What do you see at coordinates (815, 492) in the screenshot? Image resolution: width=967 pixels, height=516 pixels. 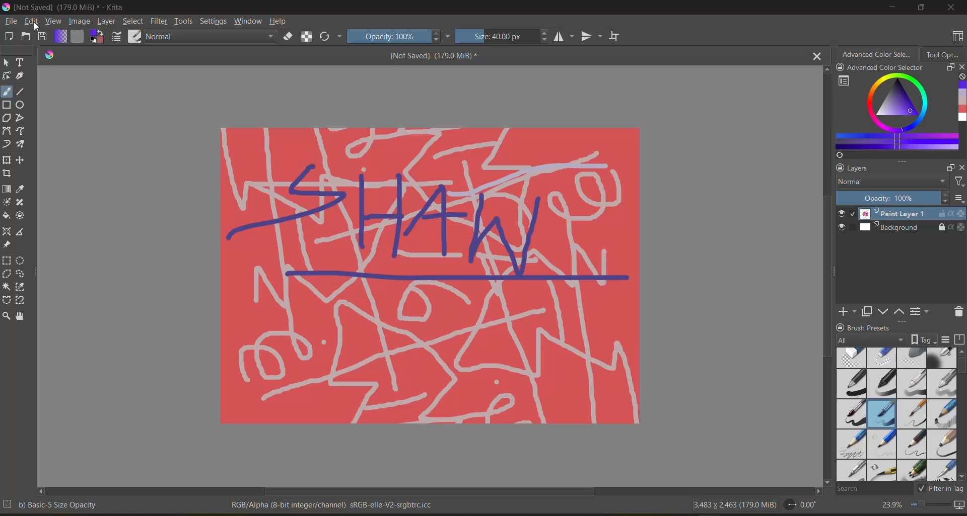 I see `scroll right` at bounding box center [815, 492].